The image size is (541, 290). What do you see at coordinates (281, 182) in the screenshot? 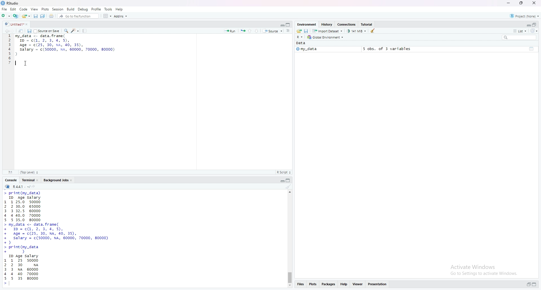
I see `expand` at bounding box center [281, 182].